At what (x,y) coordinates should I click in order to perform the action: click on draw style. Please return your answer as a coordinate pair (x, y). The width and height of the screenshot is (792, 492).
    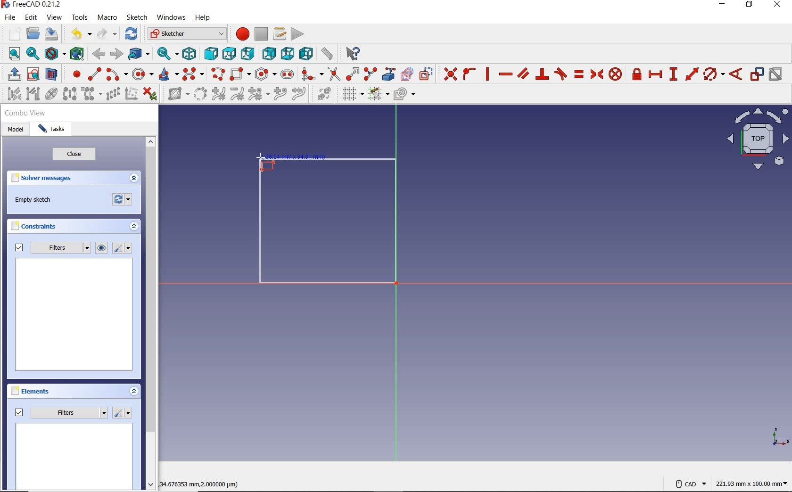
    Looking at the image, I should click on (54, 53).